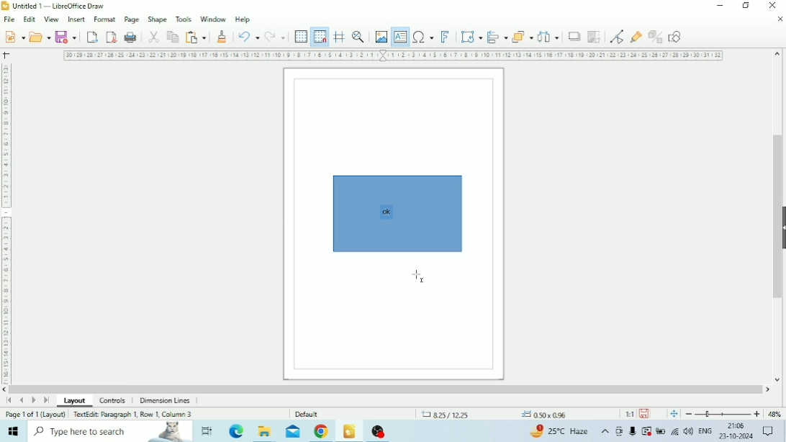  Describe the element at coordinates (399, 37) in the screenshot. I see `Insert Text Box` at that location.